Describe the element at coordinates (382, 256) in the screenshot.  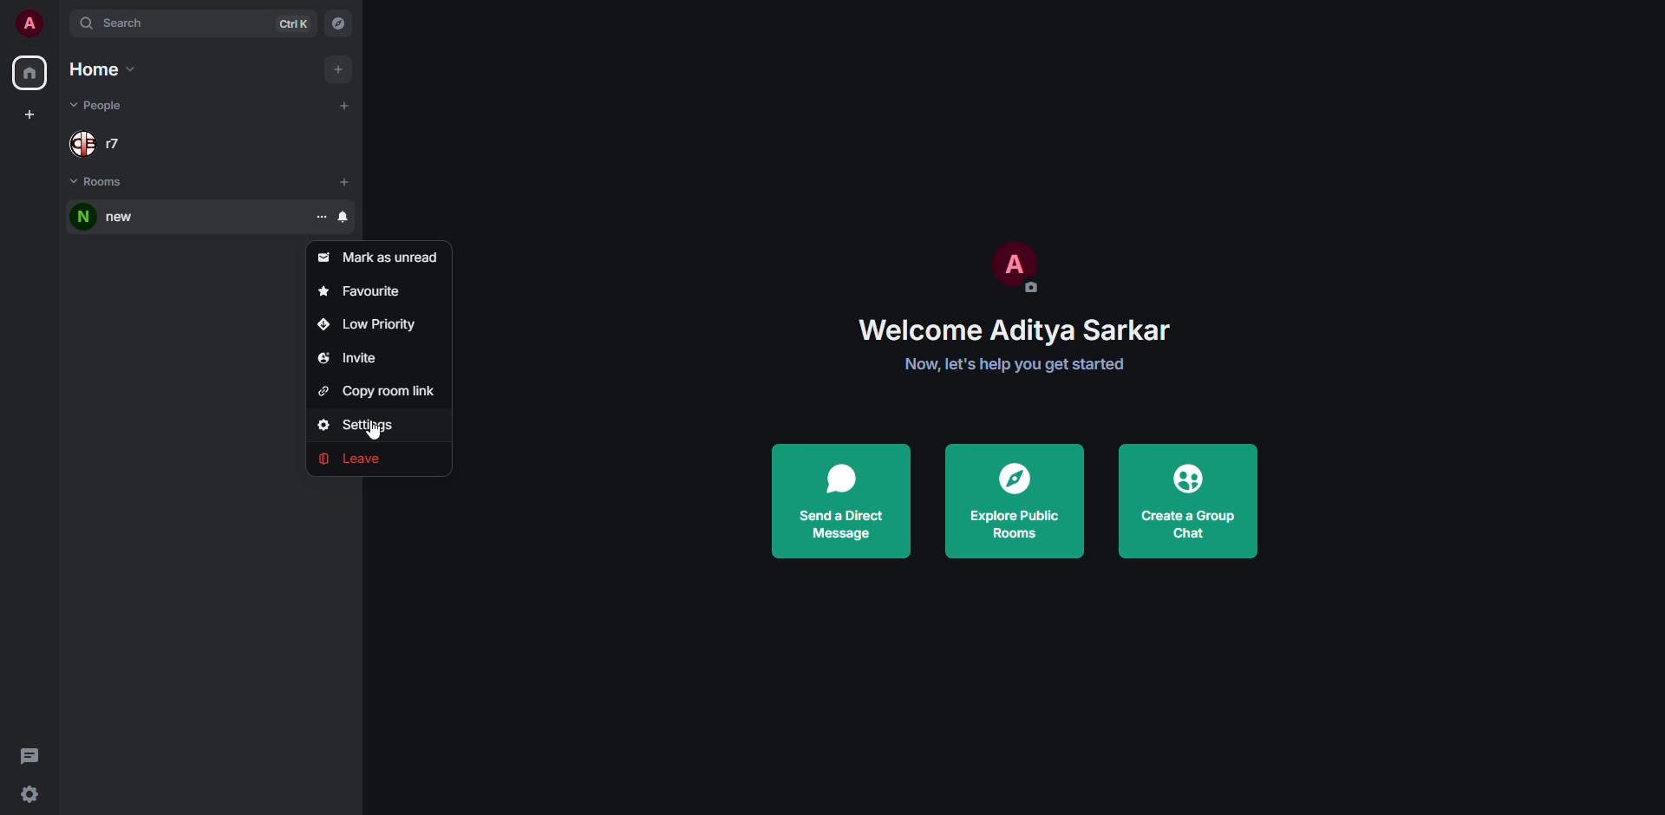
I see `mark as unread` at that location.